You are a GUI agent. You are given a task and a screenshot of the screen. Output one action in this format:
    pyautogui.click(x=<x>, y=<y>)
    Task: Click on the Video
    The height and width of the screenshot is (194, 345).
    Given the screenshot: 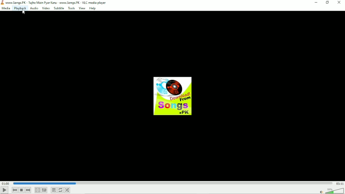 What is the action you would take?
    pyautogui.click(x=46, y=8)
    